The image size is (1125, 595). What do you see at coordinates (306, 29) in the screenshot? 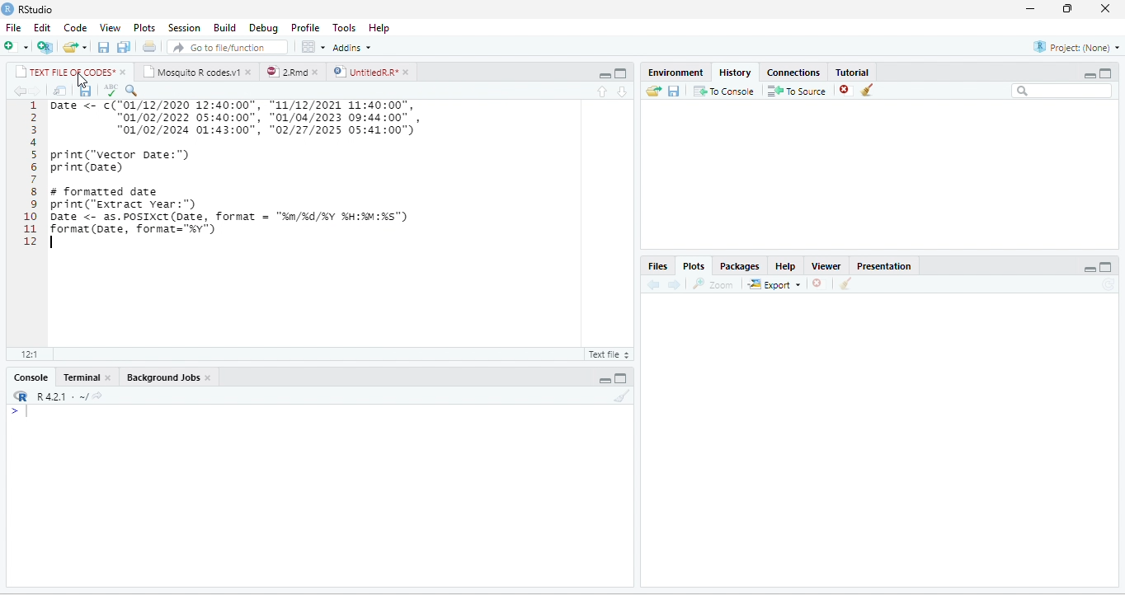
I see `Profile` at bounding box center [306, 29].